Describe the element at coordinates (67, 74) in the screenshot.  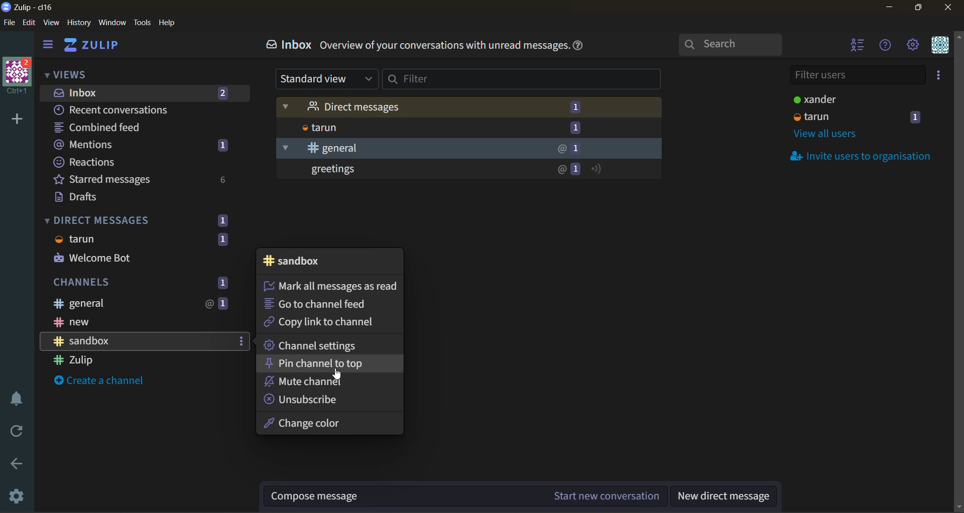
I see `views` at that location.